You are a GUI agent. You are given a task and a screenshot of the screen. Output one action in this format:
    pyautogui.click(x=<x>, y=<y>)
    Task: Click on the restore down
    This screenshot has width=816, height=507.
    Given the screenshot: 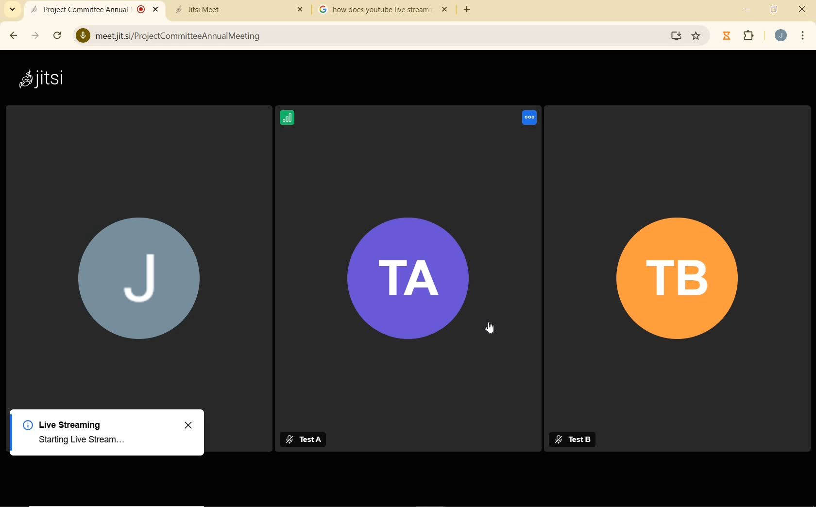 What is the action you would take?
    pyautogui.click(x=775, y=10)
    